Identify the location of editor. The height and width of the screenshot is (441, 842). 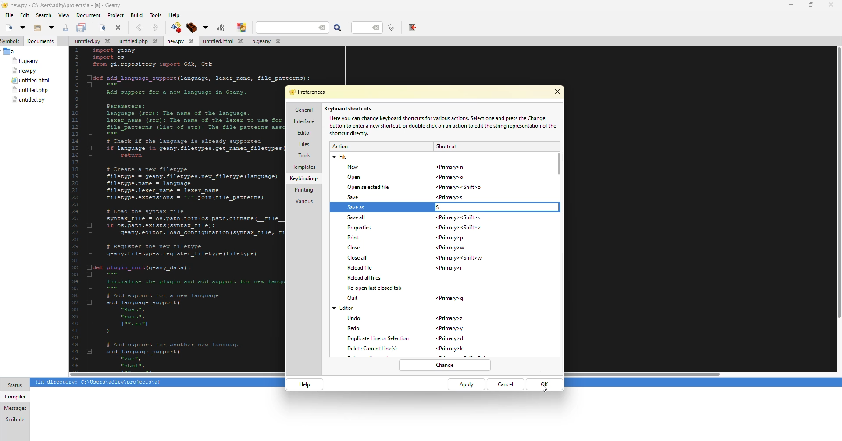
(303, 133).